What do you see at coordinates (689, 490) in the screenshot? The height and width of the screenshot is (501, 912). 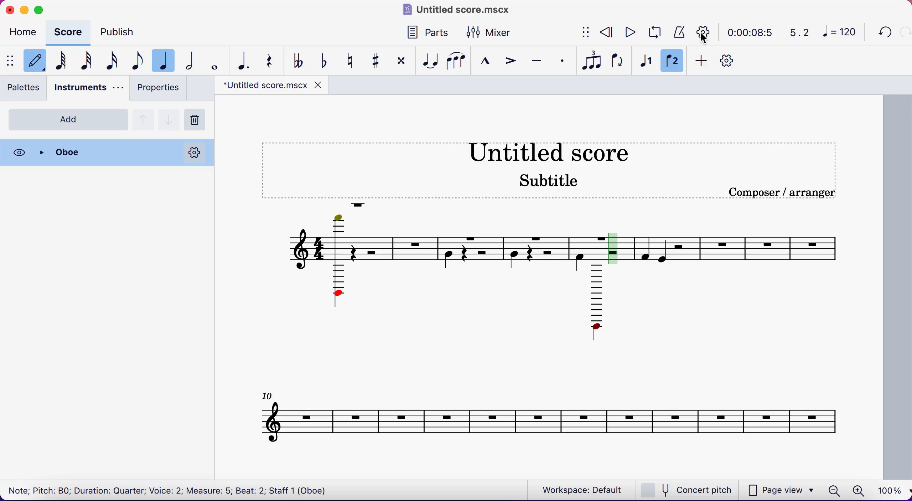 I see `concert pitch` at bounding box center [689, 490].